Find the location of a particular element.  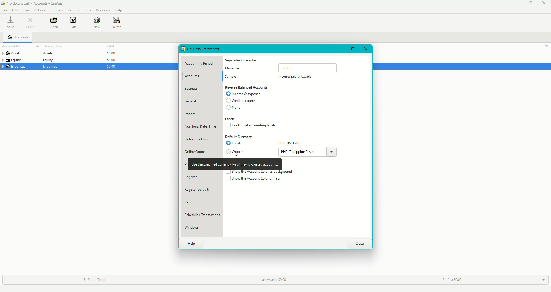

Edit is located at coordinates (74, 23).